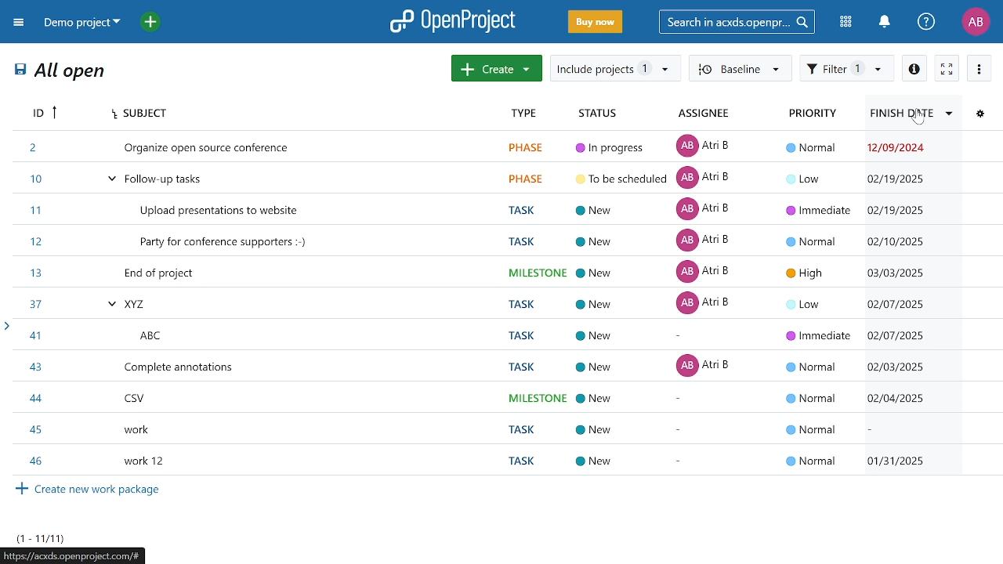 Image resolution: width=1003 pixels, height=564 pixels. I want to click on include project, so click(613, 68).